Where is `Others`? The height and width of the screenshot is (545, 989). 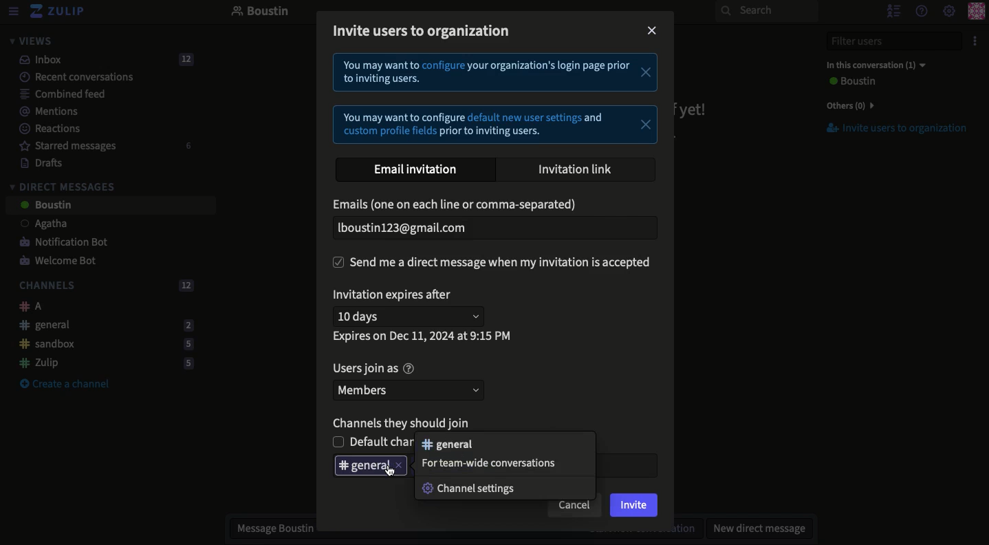
Others is located at coordinates (847, 105).